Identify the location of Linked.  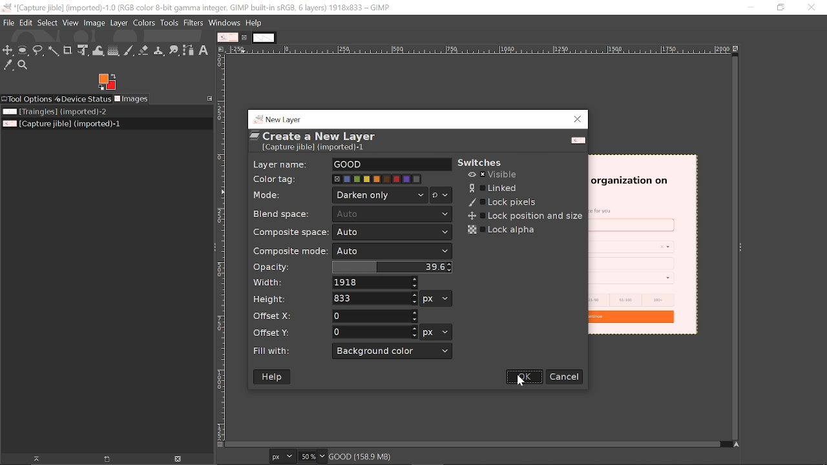
(494, 188).